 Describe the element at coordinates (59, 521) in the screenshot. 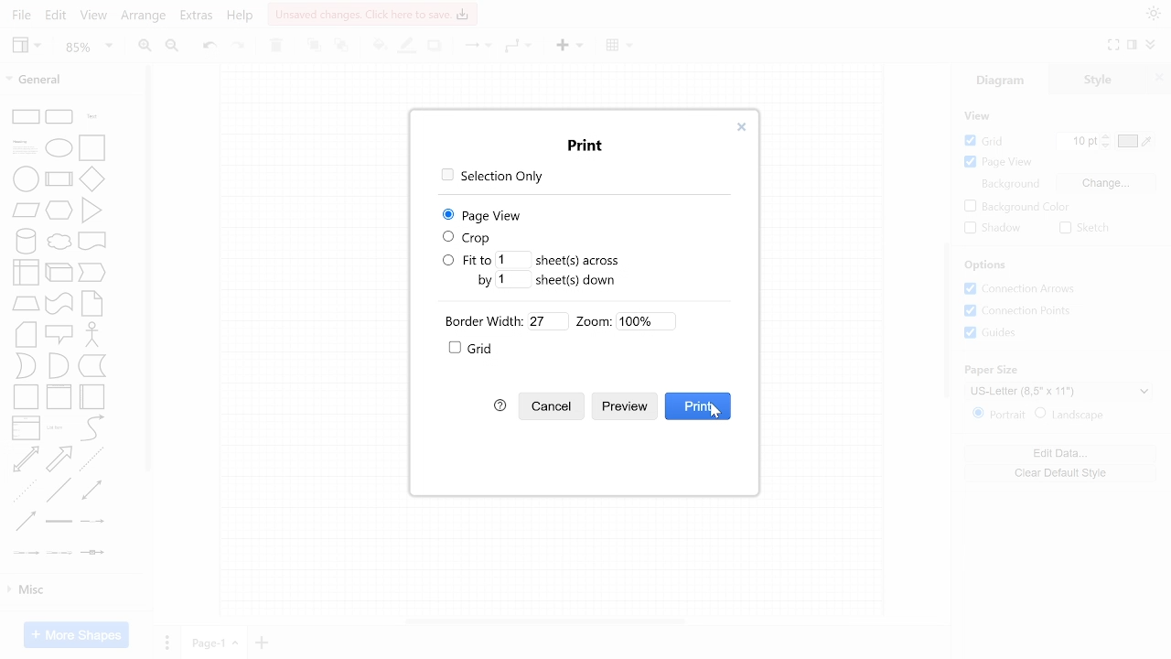

I see `Link` at that location.